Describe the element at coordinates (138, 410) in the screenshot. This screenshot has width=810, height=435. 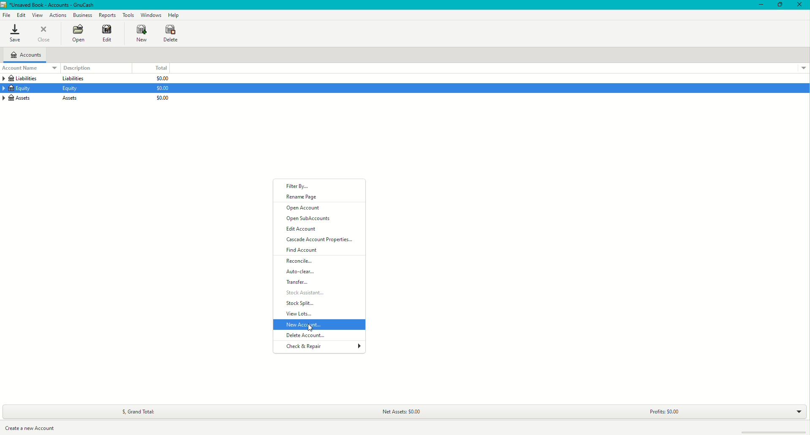
I see `Grand Total` at that location.